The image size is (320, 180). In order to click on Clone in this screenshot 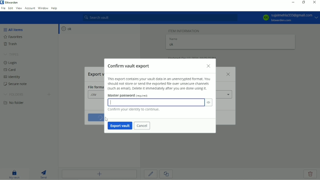, I will do `click(166, 174)`.